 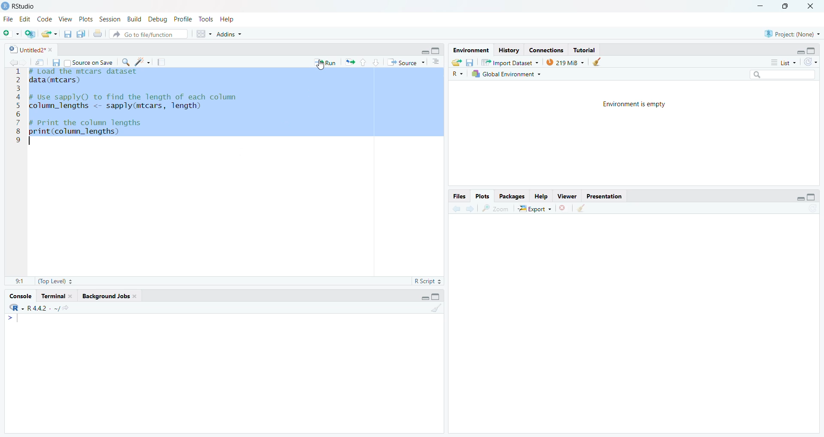 I want to click on 1:1, so click(x=20, y=282).